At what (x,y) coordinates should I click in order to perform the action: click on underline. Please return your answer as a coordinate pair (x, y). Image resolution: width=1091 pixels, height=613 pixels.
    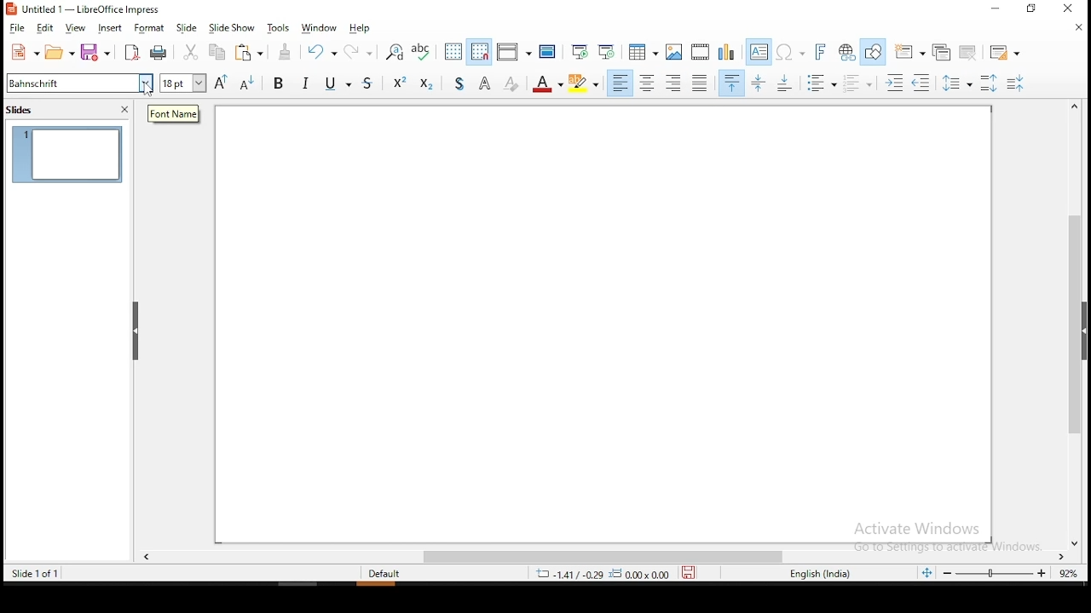
    Looking at the image, I should click on (341, 84).